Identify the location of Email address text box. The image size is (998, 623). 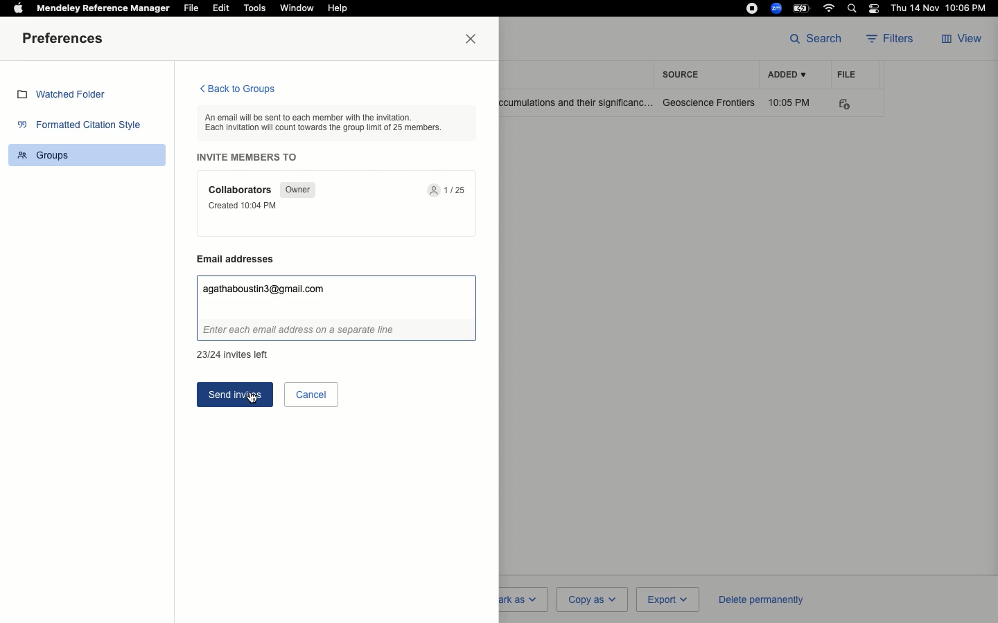
(337, 309).